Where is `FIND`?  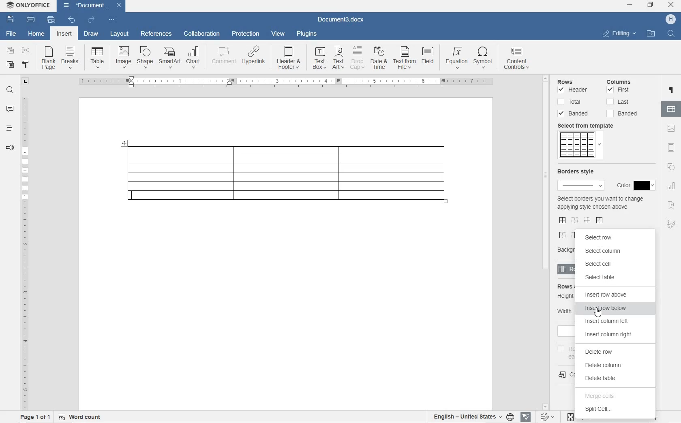
FIND is located at coordinates (10, 91).